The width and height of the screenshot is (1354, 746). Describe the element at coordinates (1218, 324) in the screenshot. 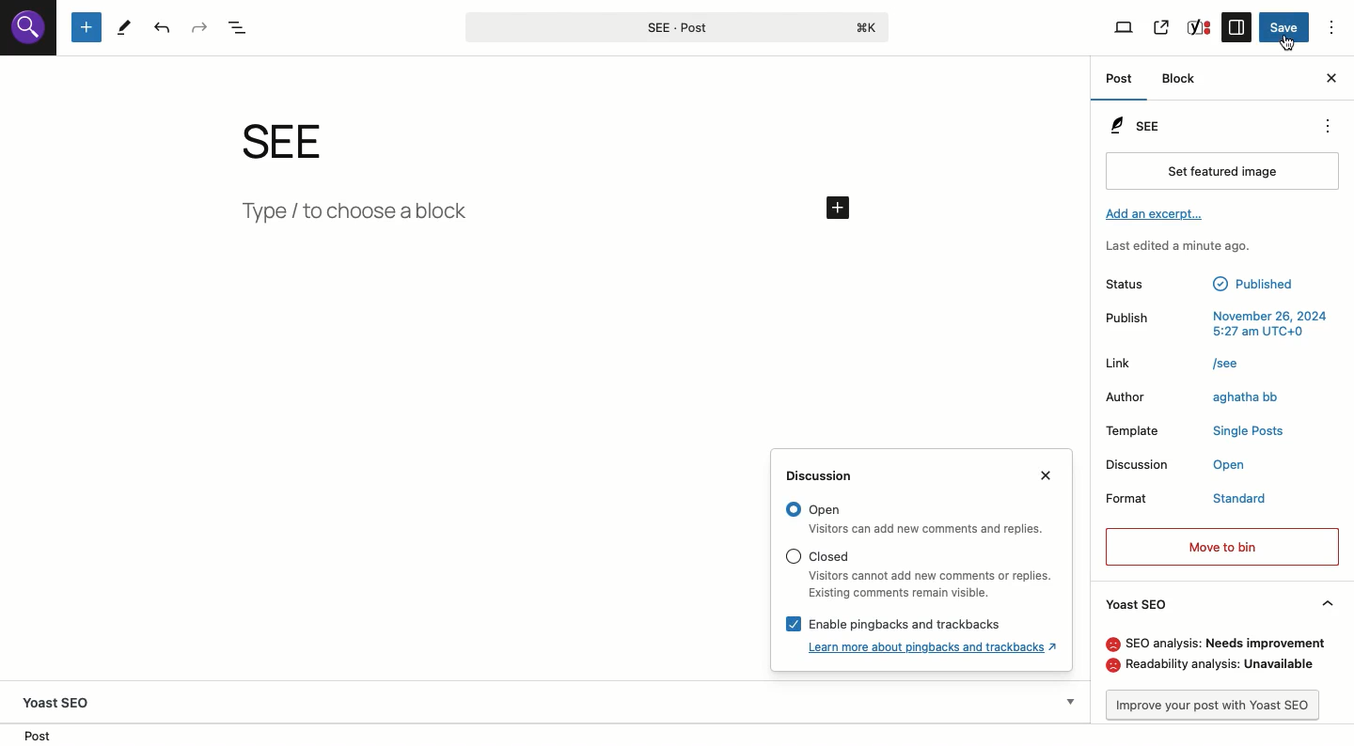

I see `Publish november 26, 2025 5:27am UTC+0` at that location.